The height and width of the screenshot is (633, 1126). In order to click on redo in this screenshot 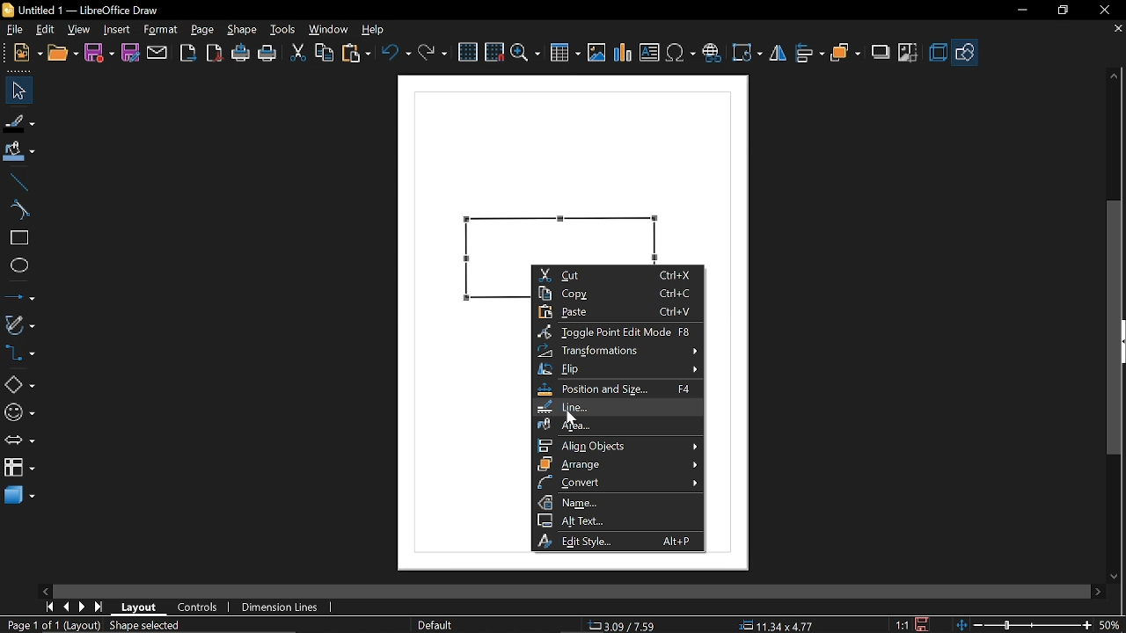, I will do `click(432, 55)`.